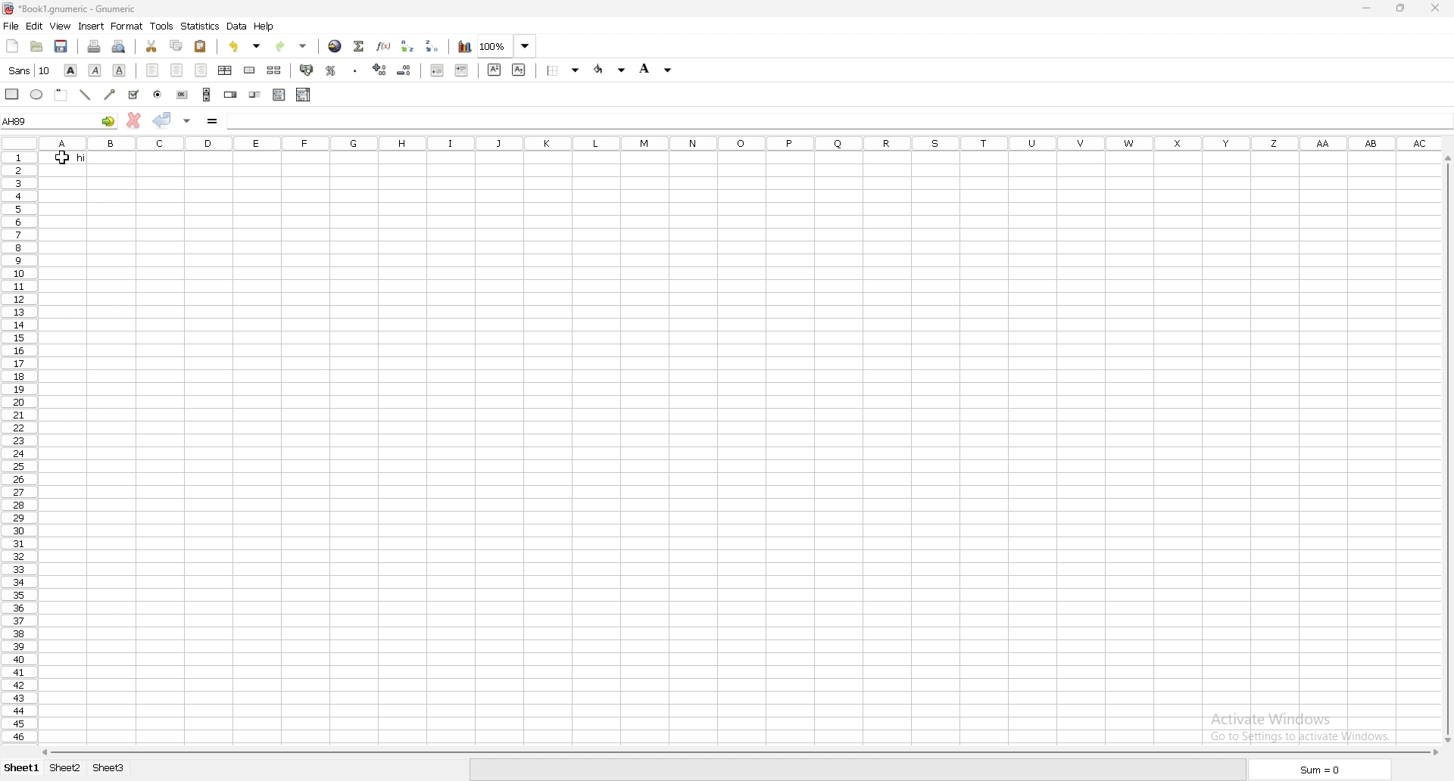 Image resolution: width=1454 pixels, height=781 pixels. I want to click on formula, so click(214, 122).